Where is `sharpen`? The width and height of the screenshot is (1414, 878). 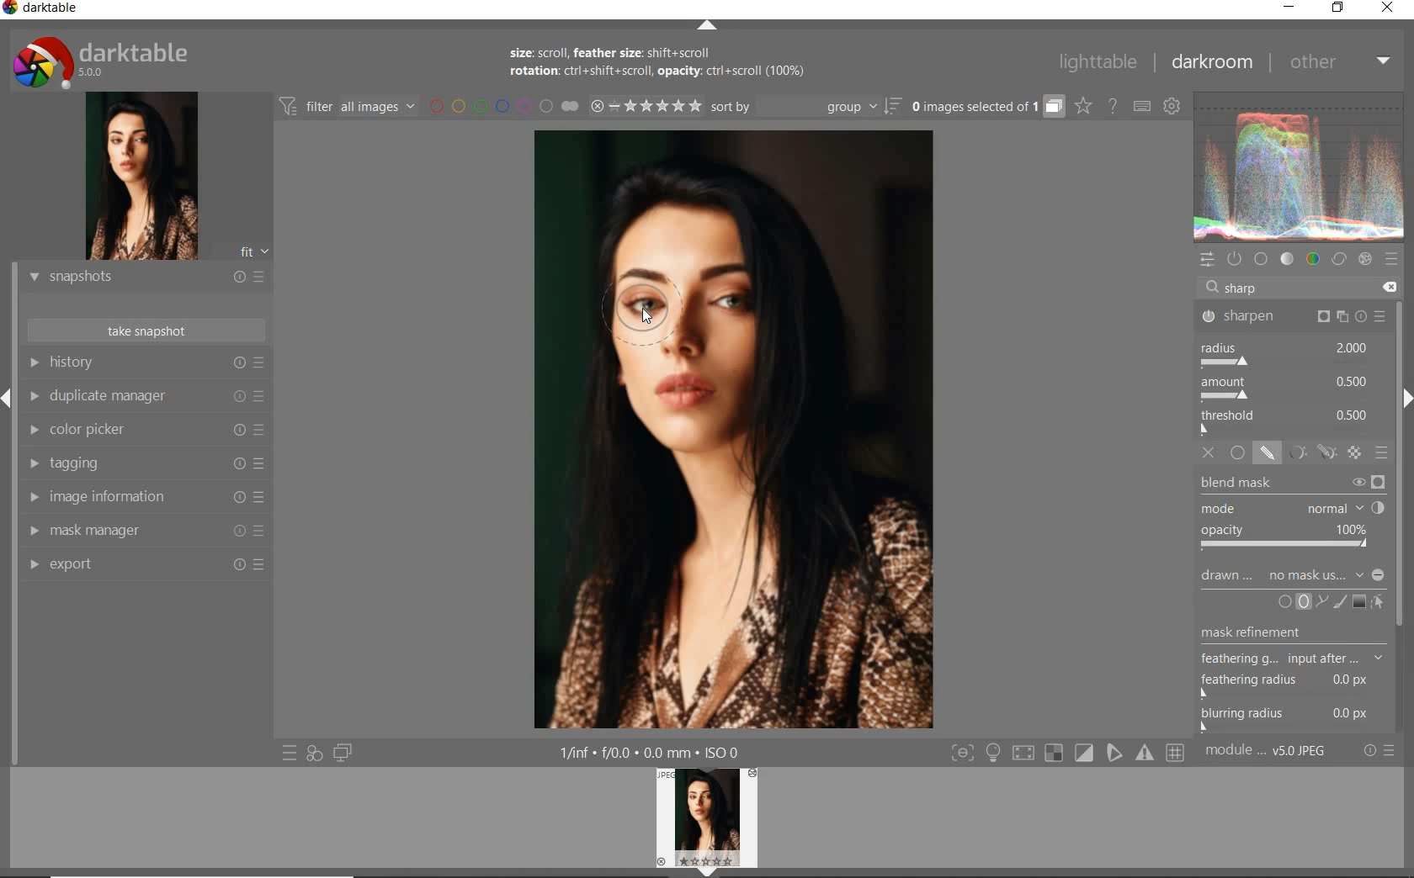 sharpen is located at coordinates (1294, 315).